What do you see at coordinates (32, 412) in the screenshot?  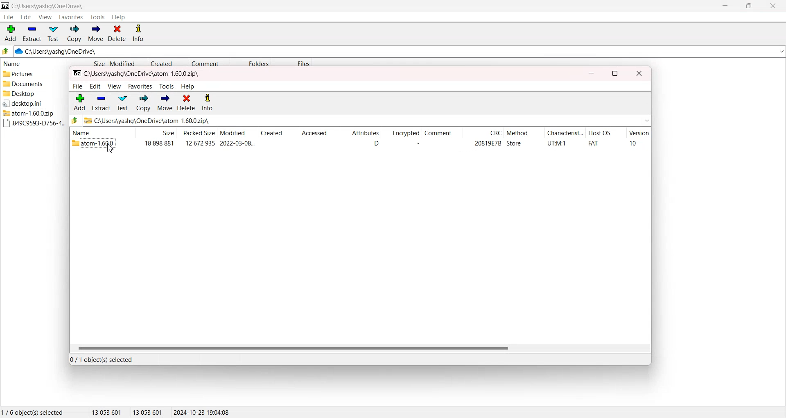 I see `1/6 object(s) selected` at bounding box center [32, 412].